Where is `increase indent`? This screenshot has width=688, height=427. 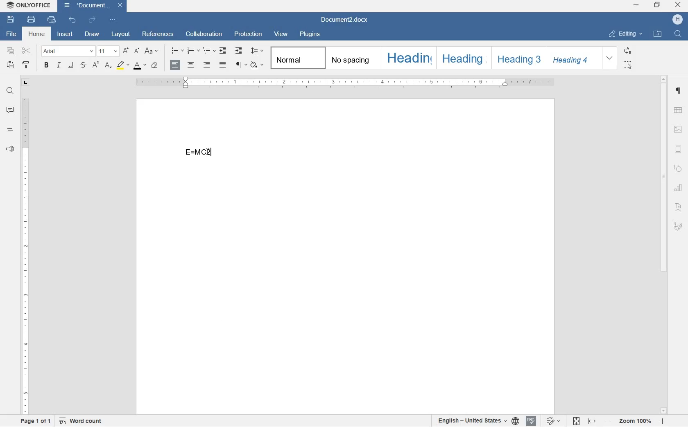
increase indent is located at coordinates (238, 50).